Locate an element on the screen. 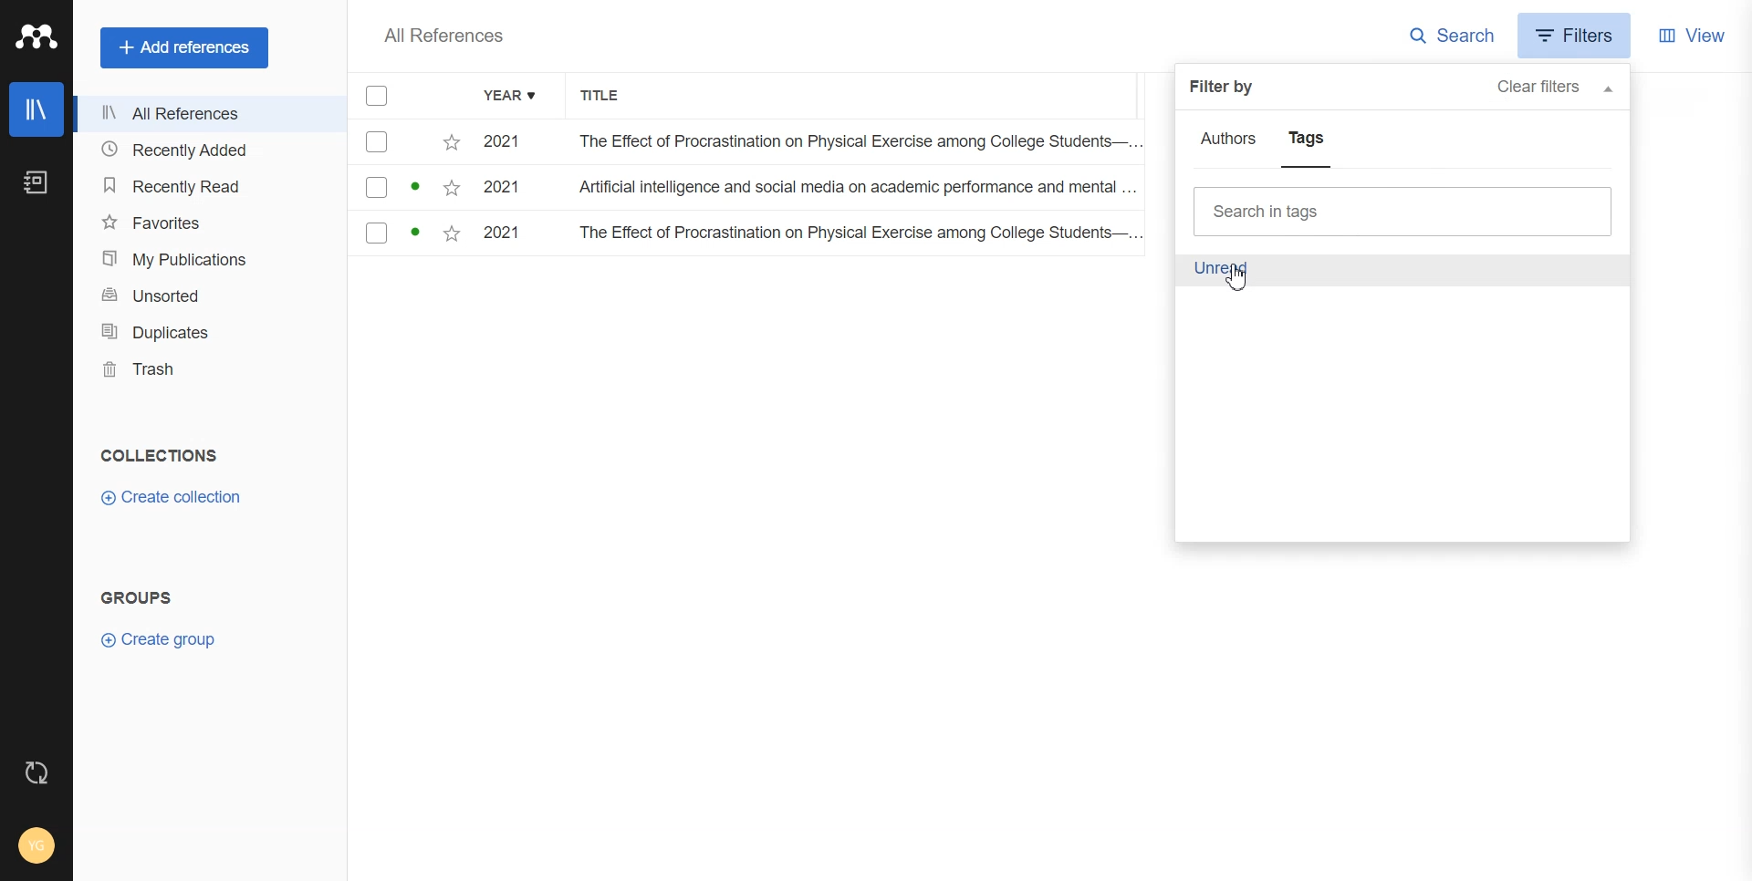 The width and height of the screenshot is (1752, 881). Trash is located at coordinates (209, 369).